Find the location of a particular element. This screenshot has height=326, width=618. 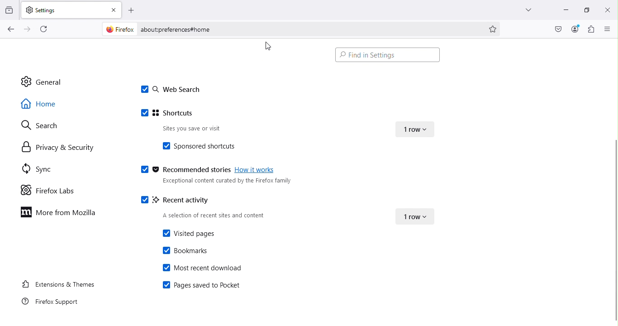

cursor is located at coordinates (268, 48).